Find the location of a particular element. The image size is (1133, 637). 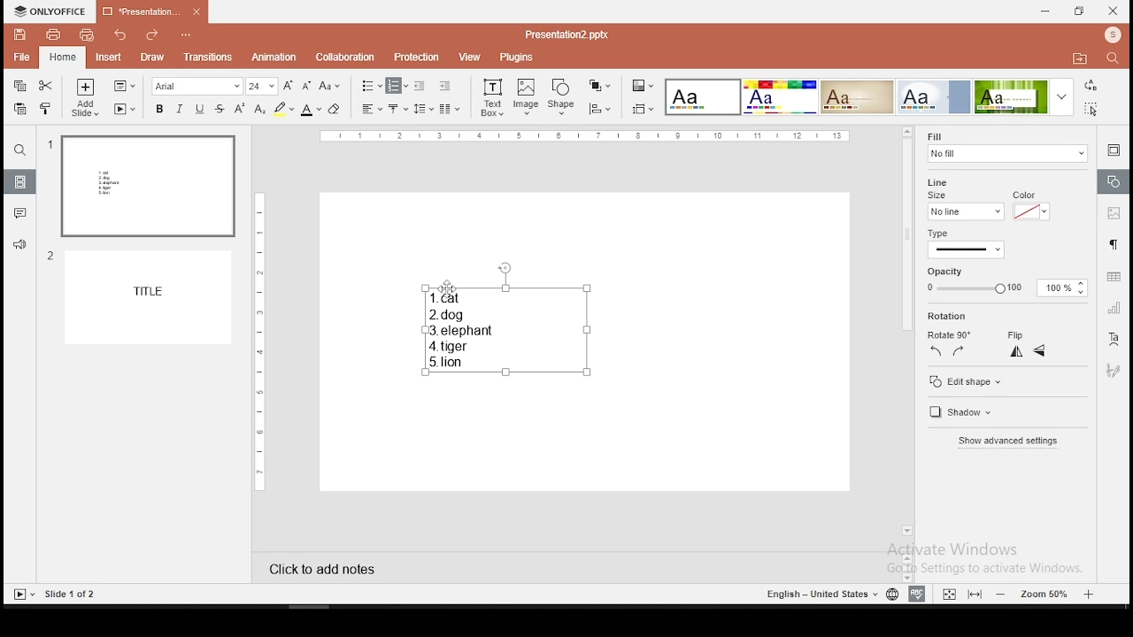

plugins is located at coordinates (518, 58).